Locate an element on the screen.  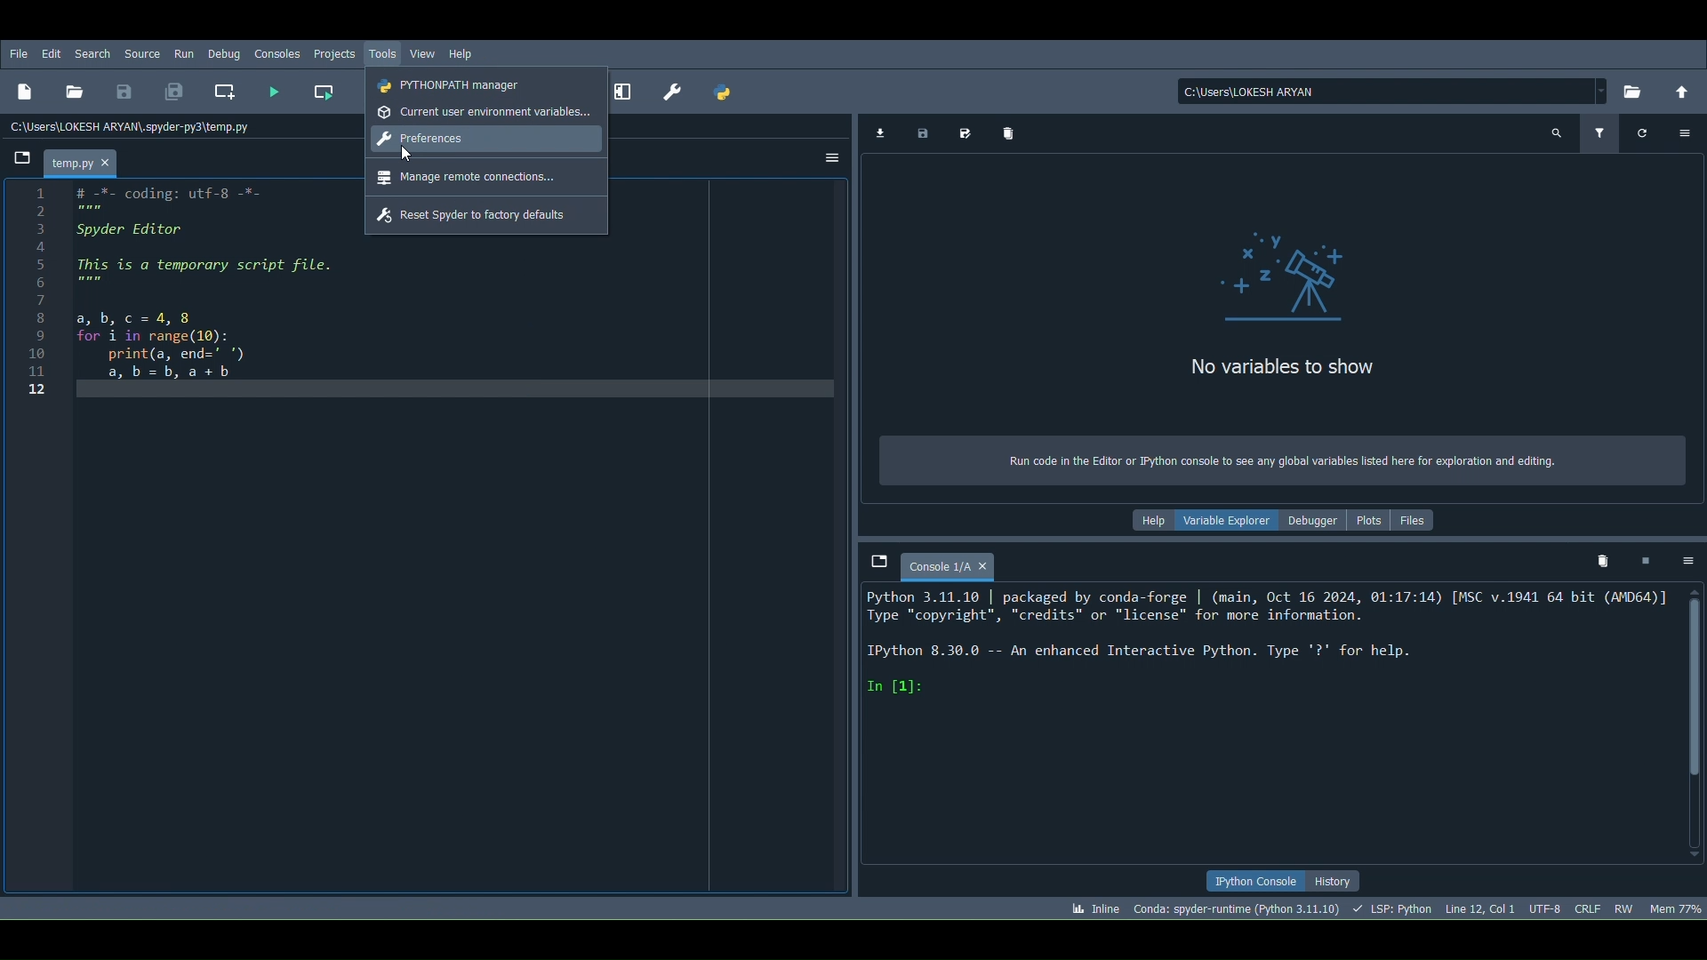
File name is located at coordinates (84, 161).